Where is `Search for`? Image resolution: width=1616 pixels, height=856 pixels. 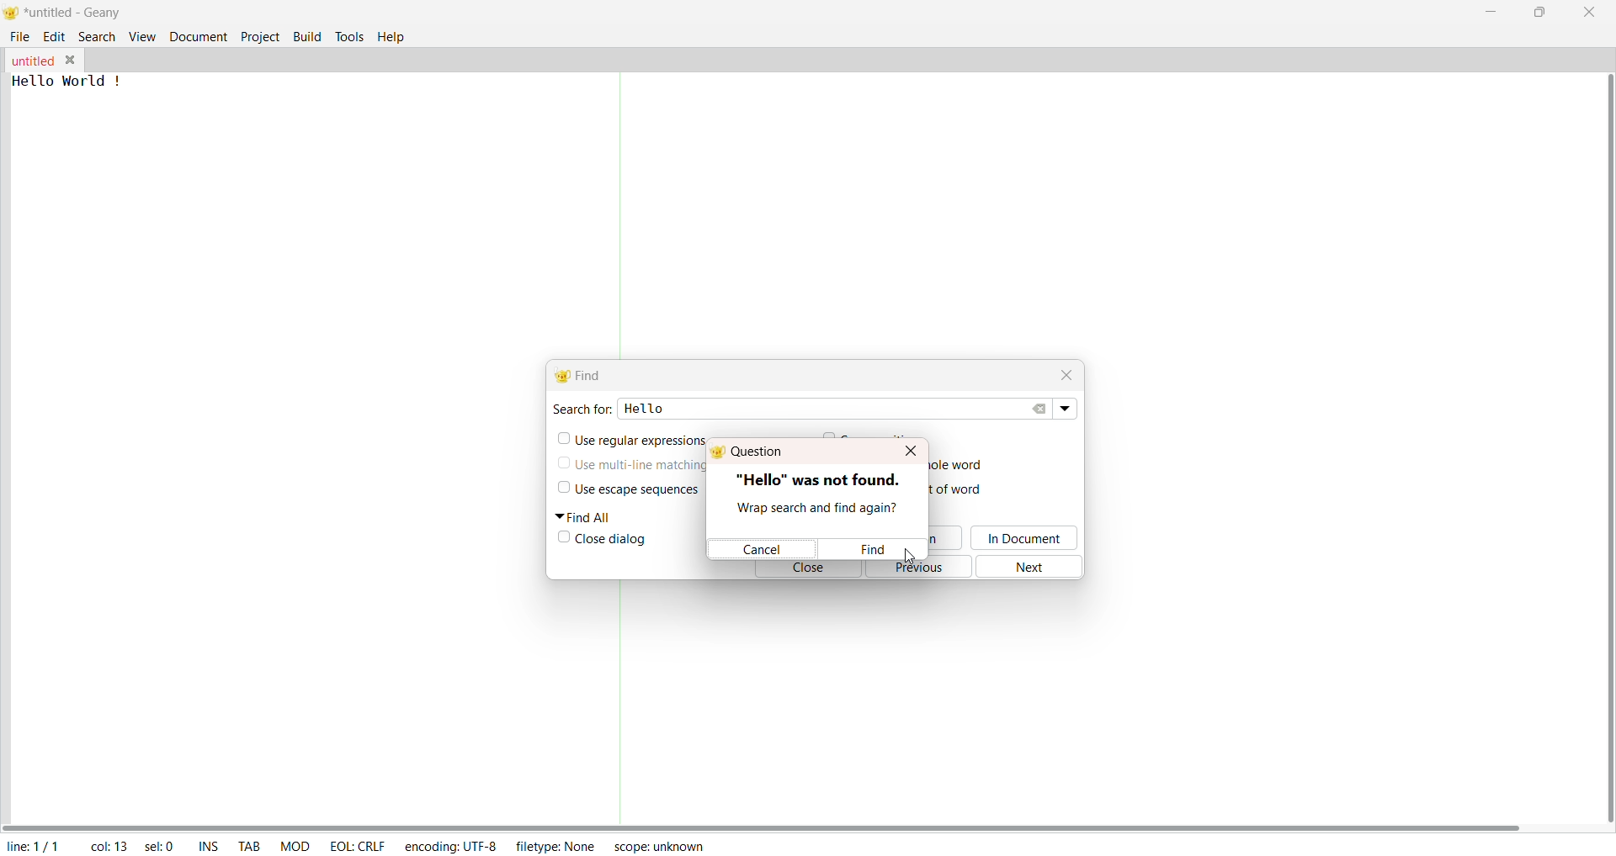
Search for is located at coordinates (581, 408).